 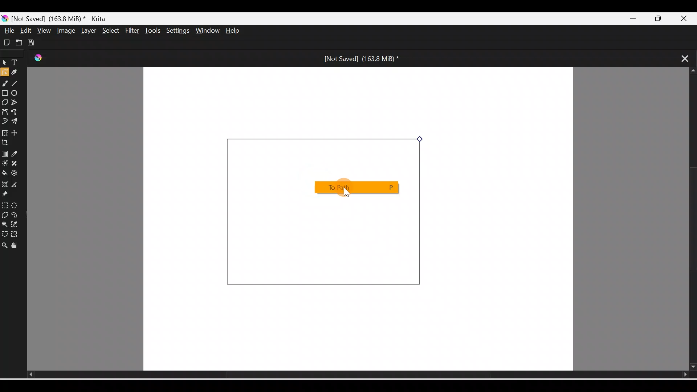 I want to click on Scroll bar, so click(x=690, y=219).